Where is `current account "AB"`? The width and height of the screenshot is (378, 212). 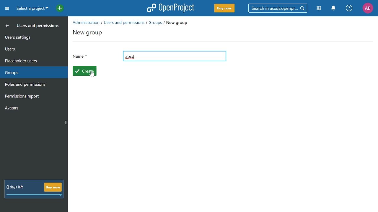 current account "AB" is located at coordinates (368, 9).